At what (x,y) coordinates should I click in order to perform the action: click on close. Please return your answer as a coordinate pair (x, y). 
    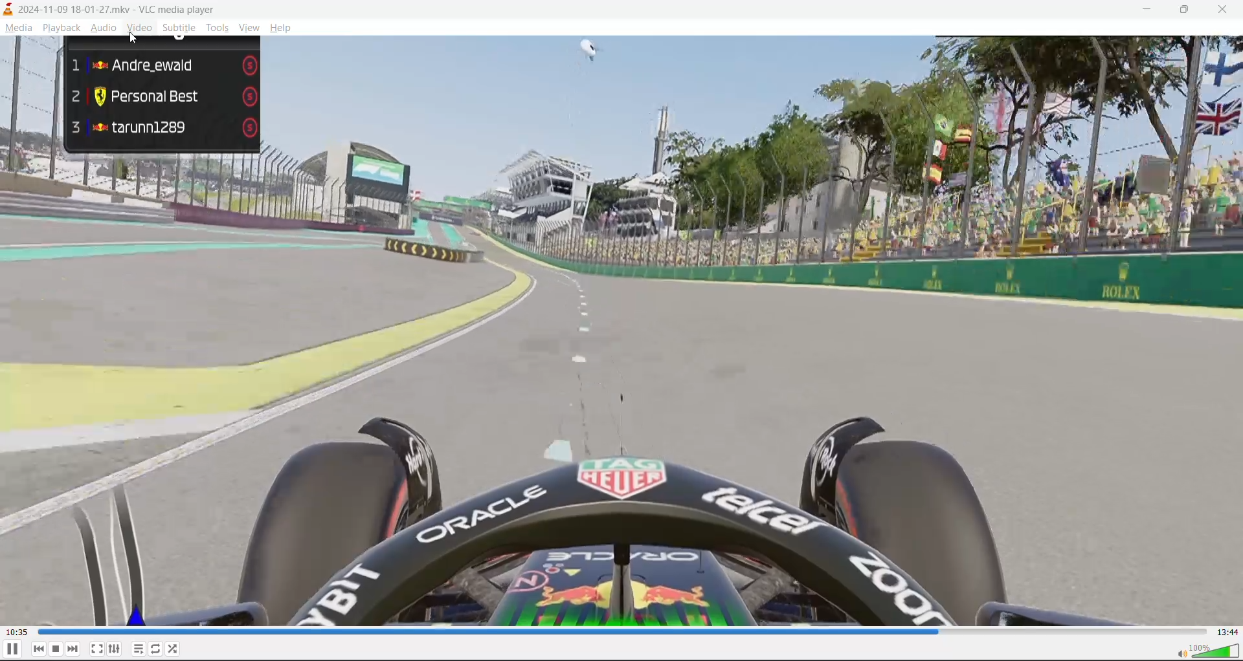
    Looking at the image, I should click on (1227, 10).